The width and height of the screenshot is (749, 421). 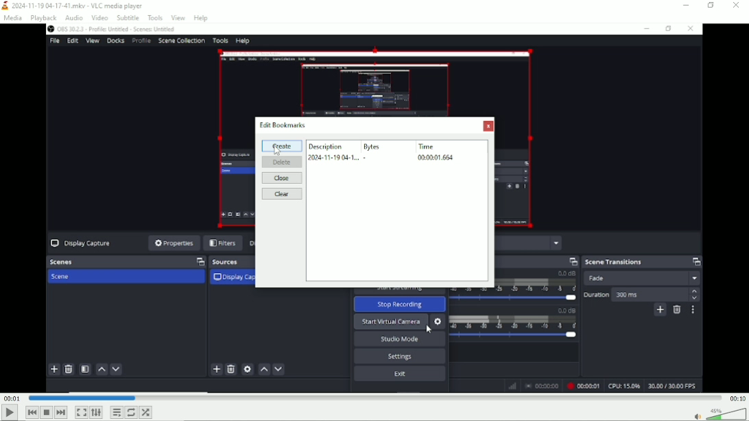 I want to click on 2024-11-19 04-1, so click(x=337, y=158).